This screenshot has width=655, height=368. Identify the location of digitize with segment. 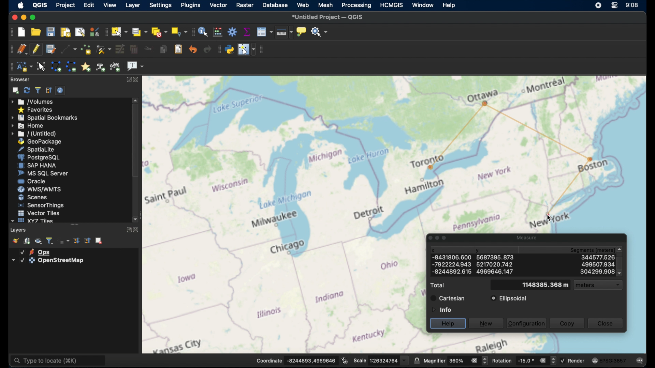
(68, 49).